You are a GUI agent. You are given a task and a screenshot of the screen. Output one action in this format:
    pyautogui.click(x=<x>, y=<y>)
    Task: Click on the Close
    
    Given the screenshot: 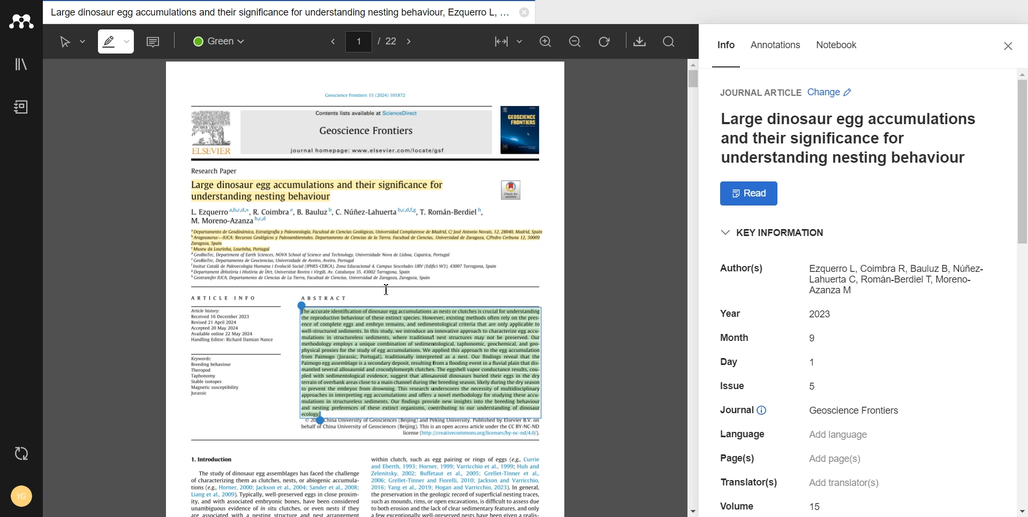 What is the action you would take?
    pyautogui.click(x=1009, y=47)
    